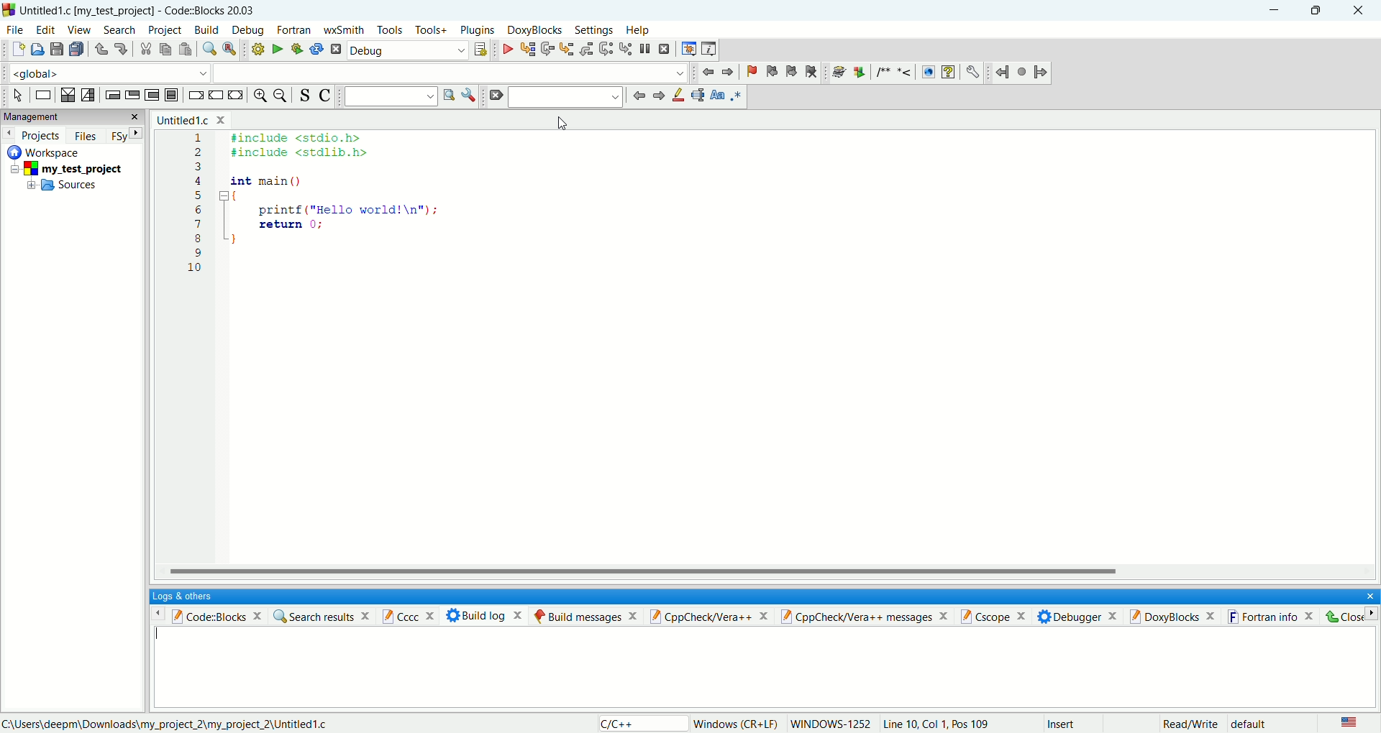 This screenshot has height=733, width=1381. I want to click on step into, so click(567, 48).